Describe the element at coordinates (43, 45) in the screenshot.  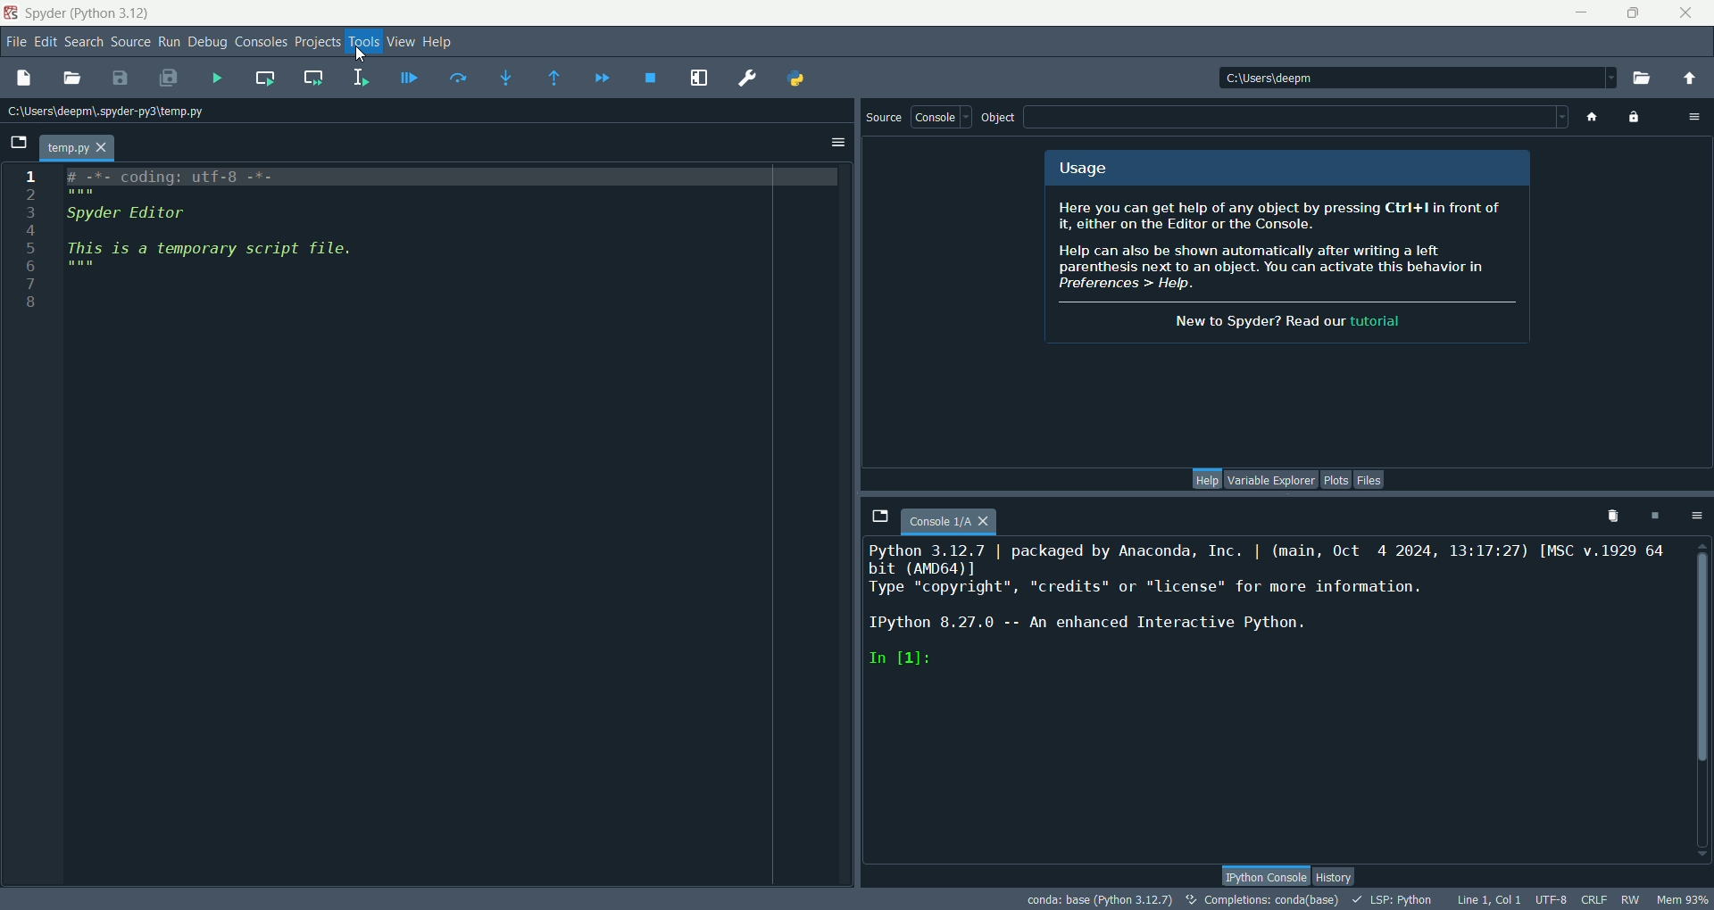
I see `edit` at that location.